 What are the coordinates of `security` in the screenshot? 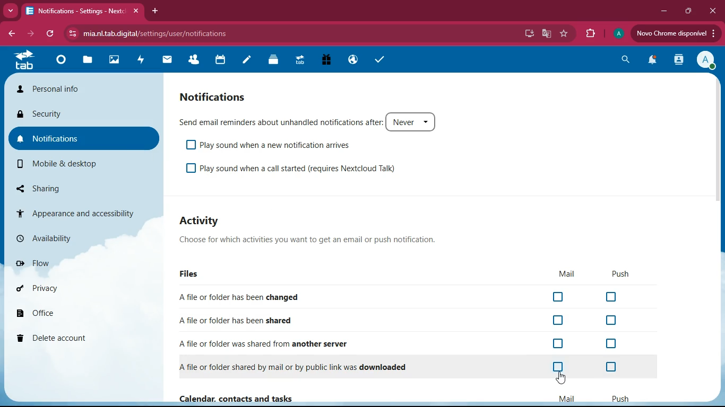 It's located at (82, 112).